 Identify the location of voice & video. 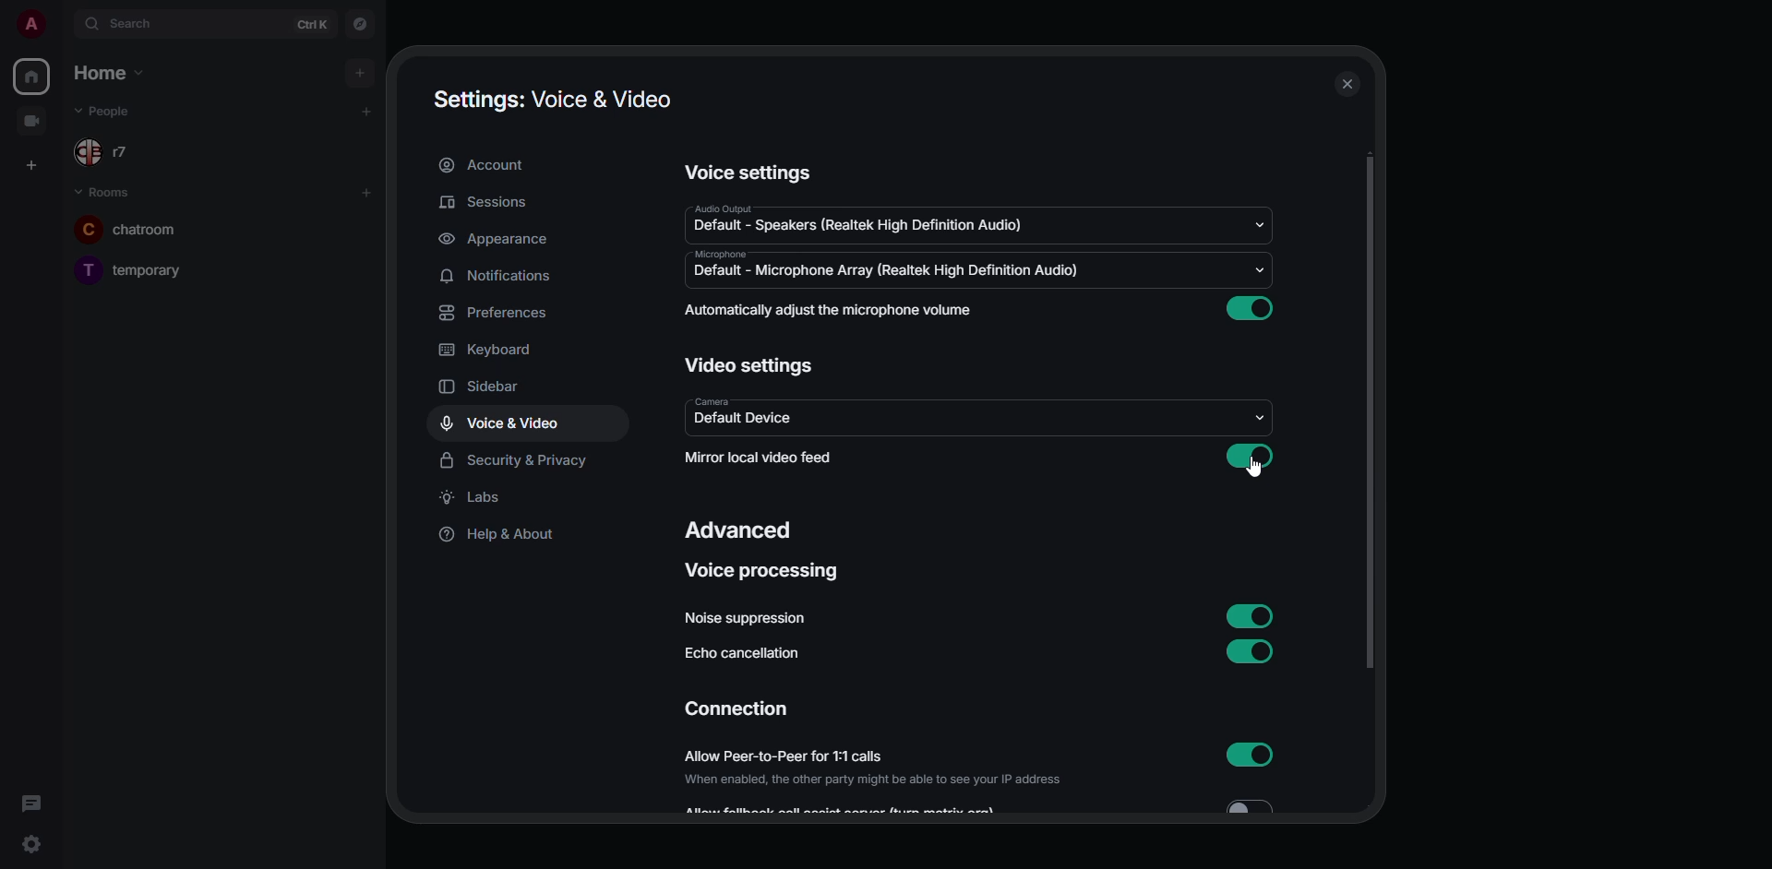
(501, 425).